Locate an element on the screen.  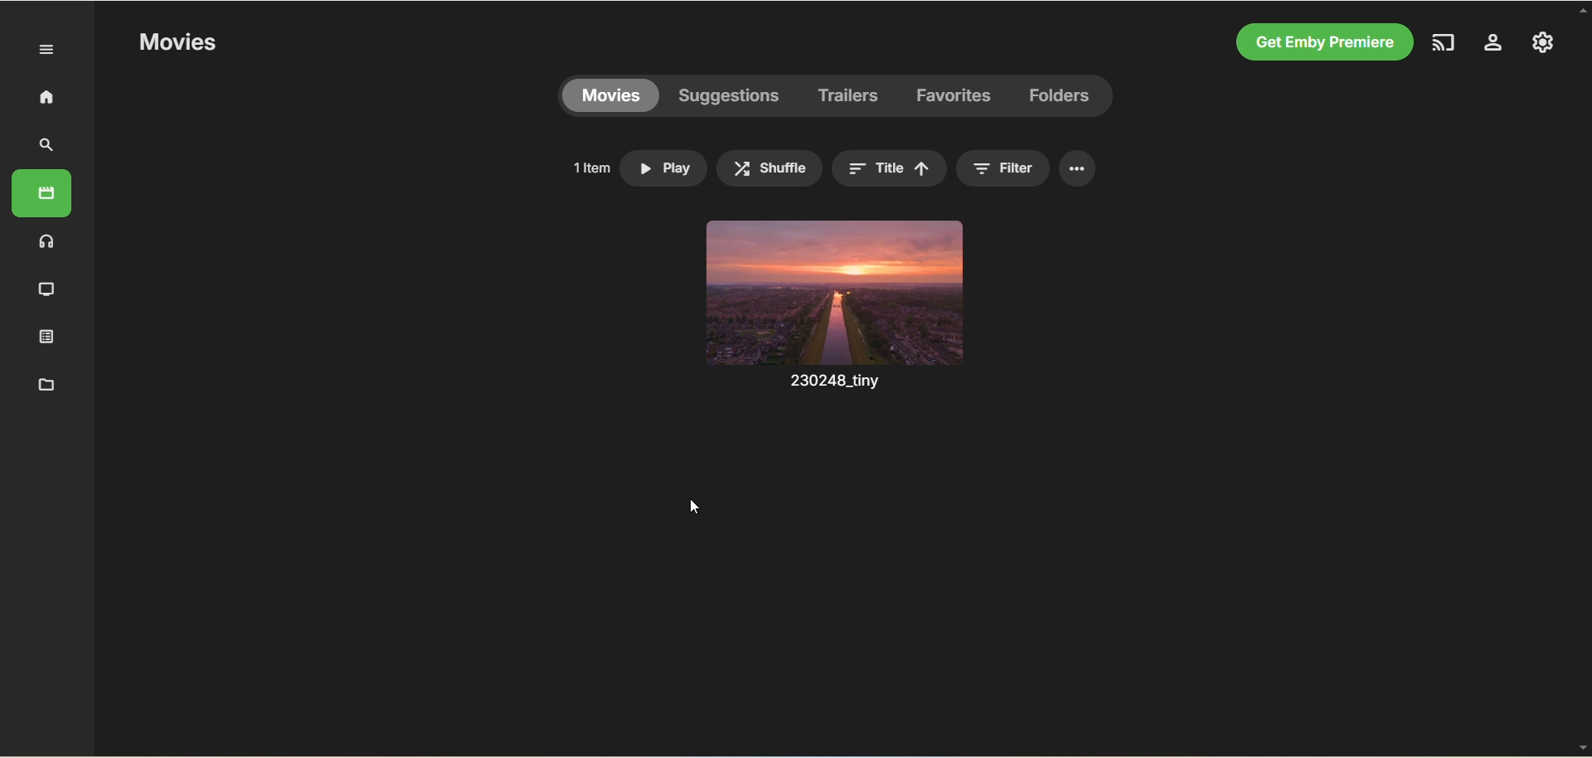
filter is located at coordinates (1007, 168).